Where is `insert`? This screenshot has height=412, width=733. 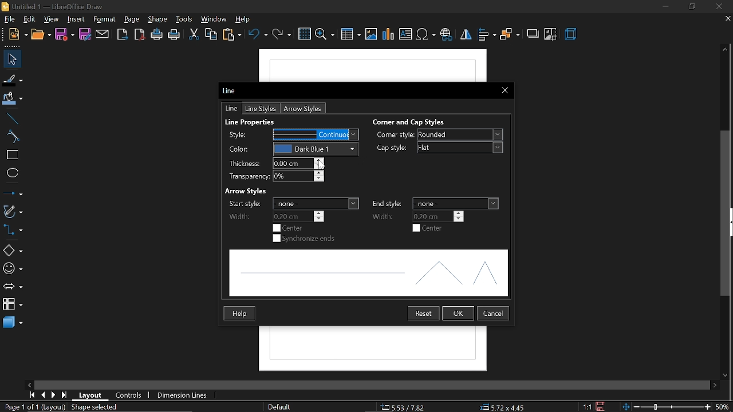 insert is located at coordinates (76, 19).